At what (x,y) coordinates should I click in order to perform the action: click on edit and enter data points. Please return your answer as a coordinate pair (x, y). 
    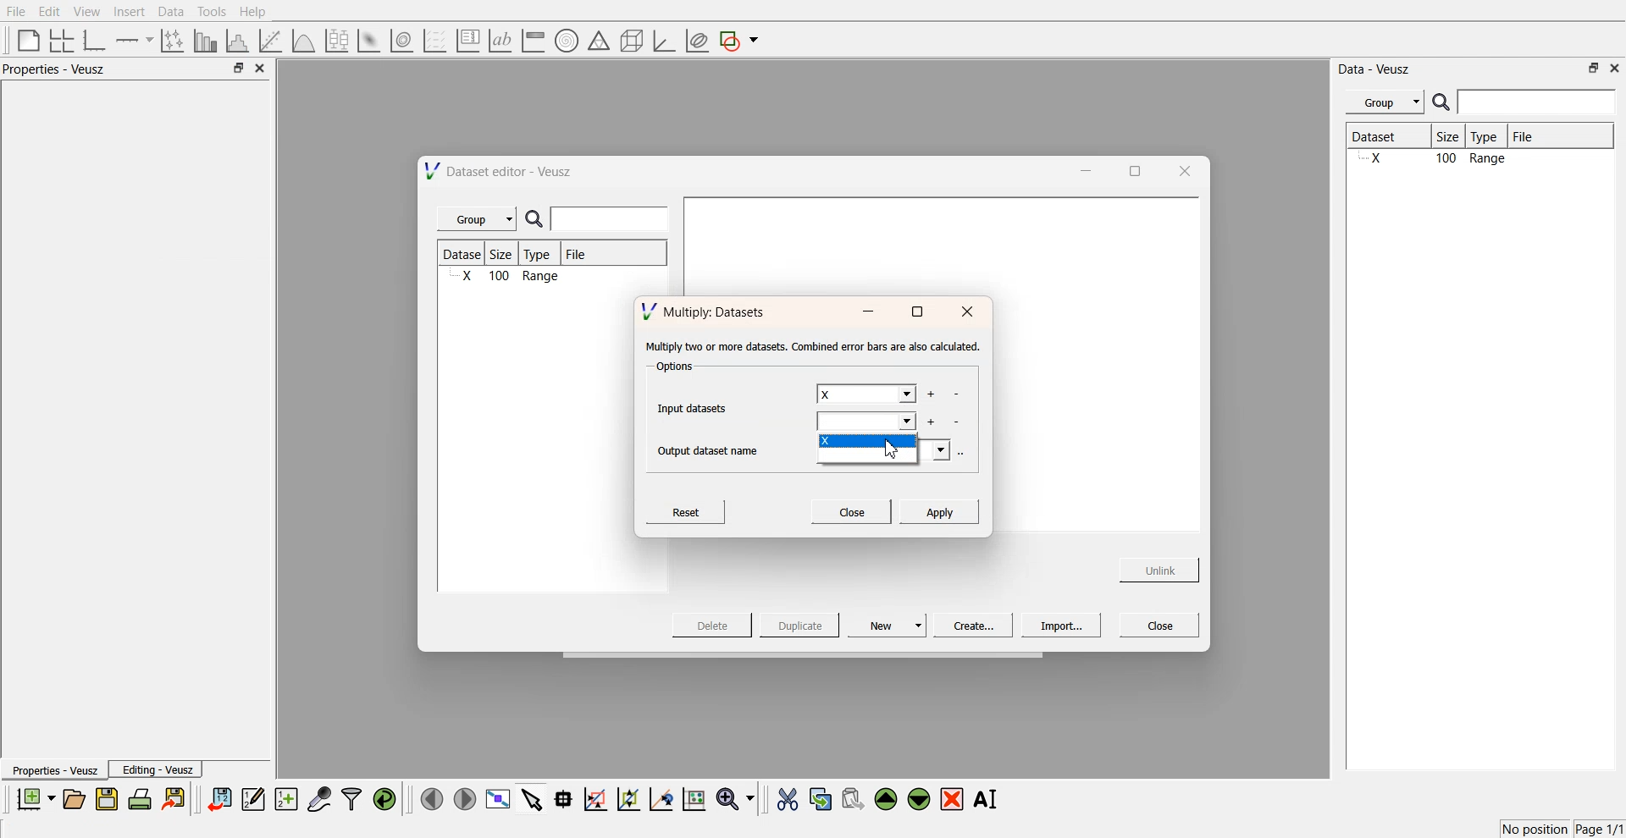
    Looking at the image, I should click on (253, 801).